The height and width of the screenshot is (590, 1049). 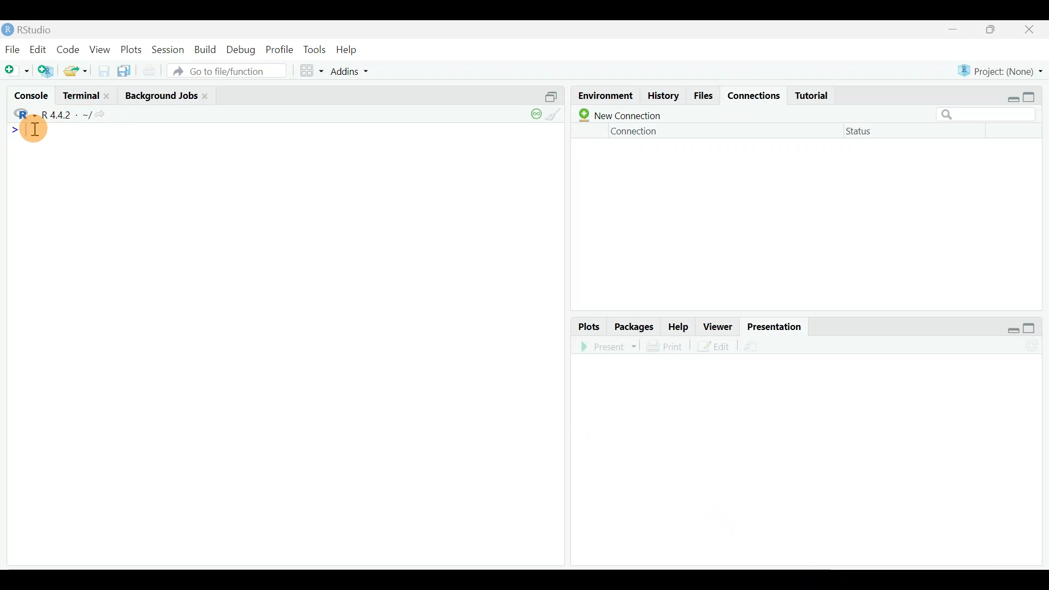 I want to click on Session, so click(x=168, y=49).